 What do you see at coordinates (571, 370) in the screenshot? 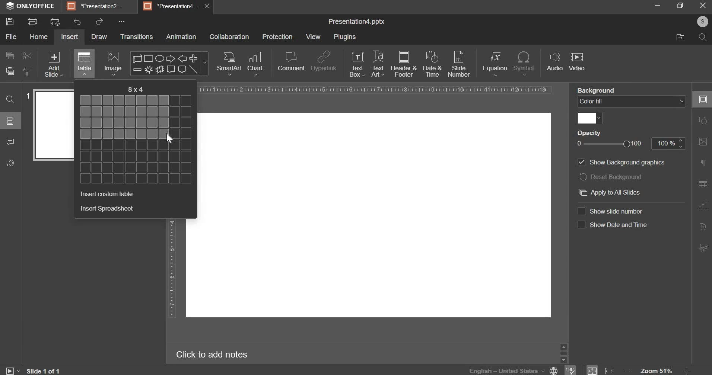
I see `spell checking` at bounding box center [571, 370].